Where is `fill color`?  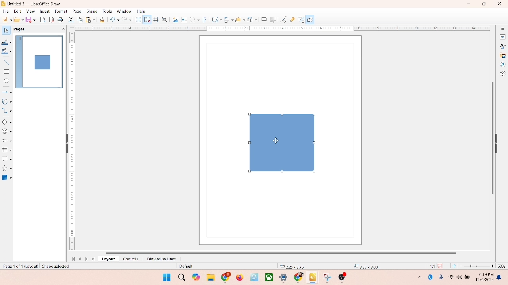
fill color is located at coordinates (6, 53).